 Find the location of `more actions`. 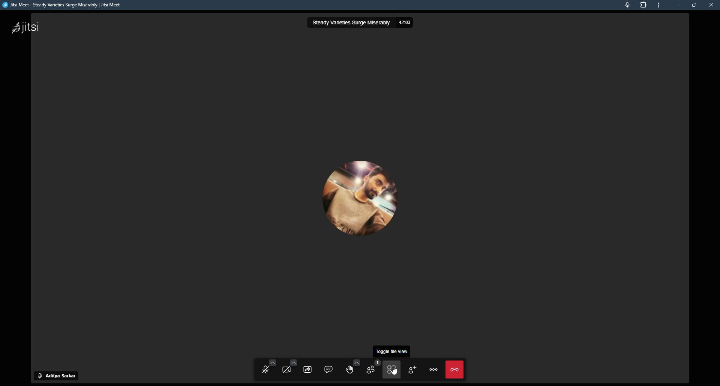

more actions is located at coordinates (433, 368).